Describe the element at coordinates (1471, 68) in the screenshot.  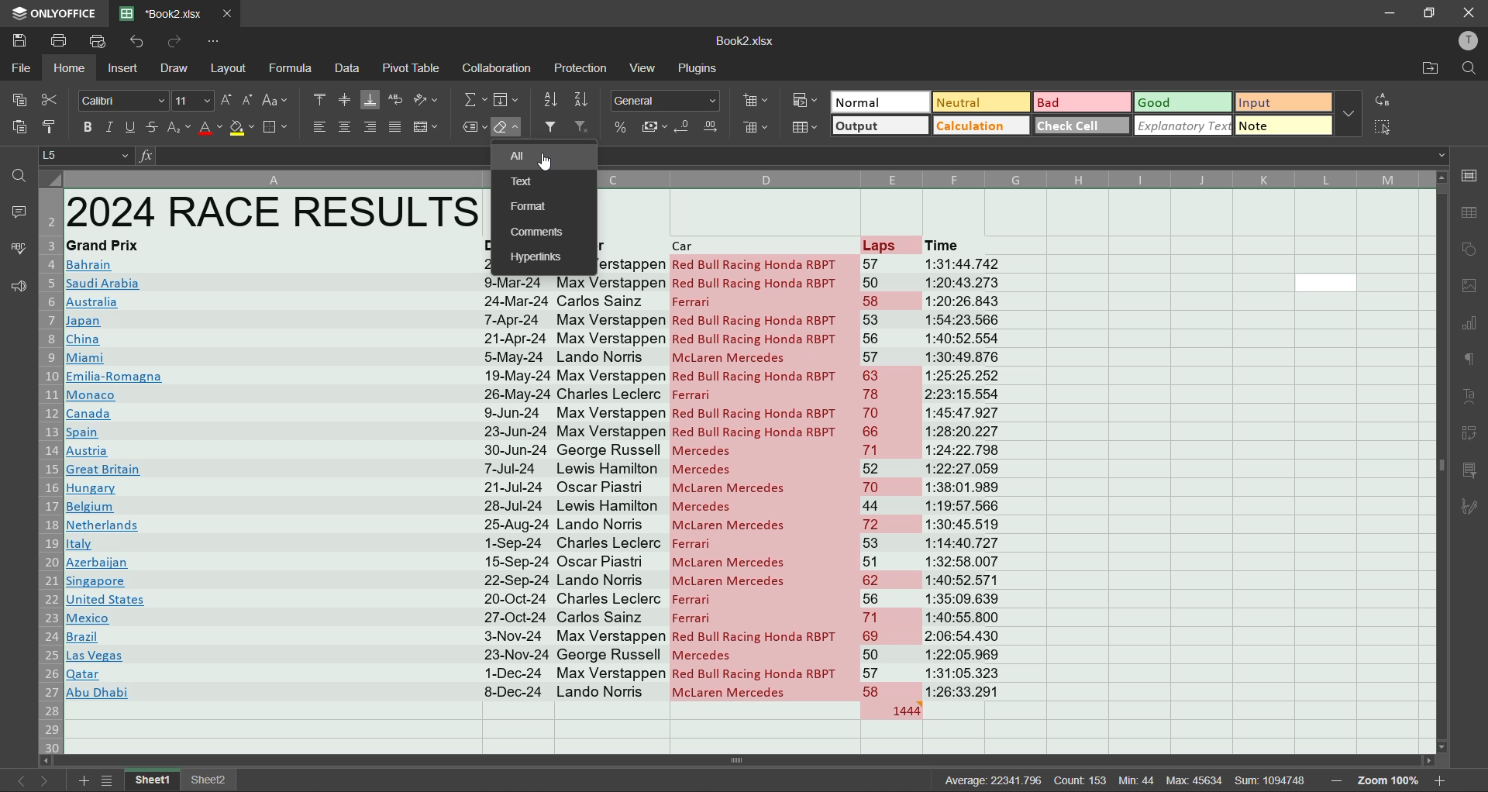
I see `find` at that location.